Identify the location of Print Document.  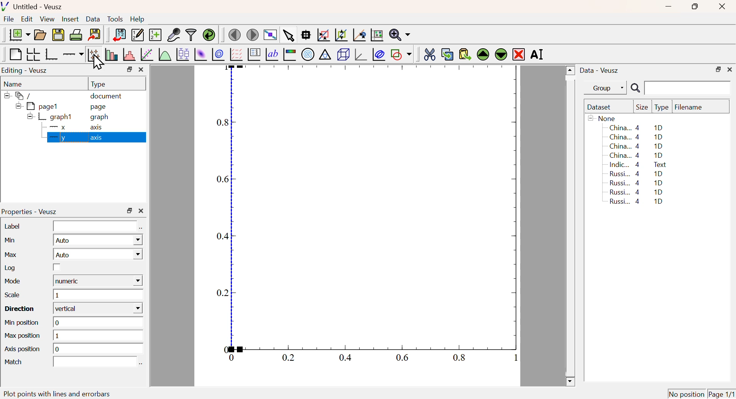
(76, 34).